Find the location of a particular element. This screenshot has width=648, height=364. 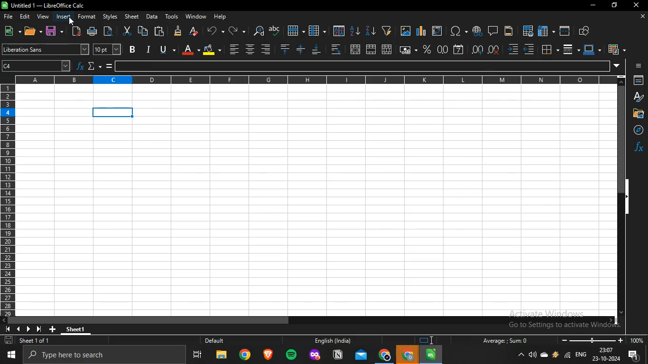

date and time is located at coordinates (606, 355).